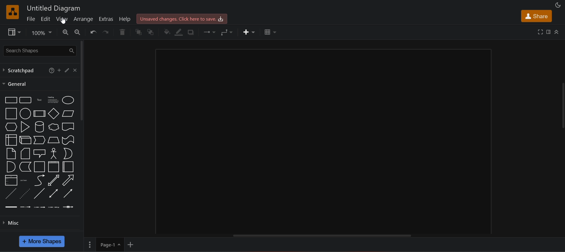 The width and height of the screenshot is (565, 252). I want to click on bidirectional connector, so click(54, 193).